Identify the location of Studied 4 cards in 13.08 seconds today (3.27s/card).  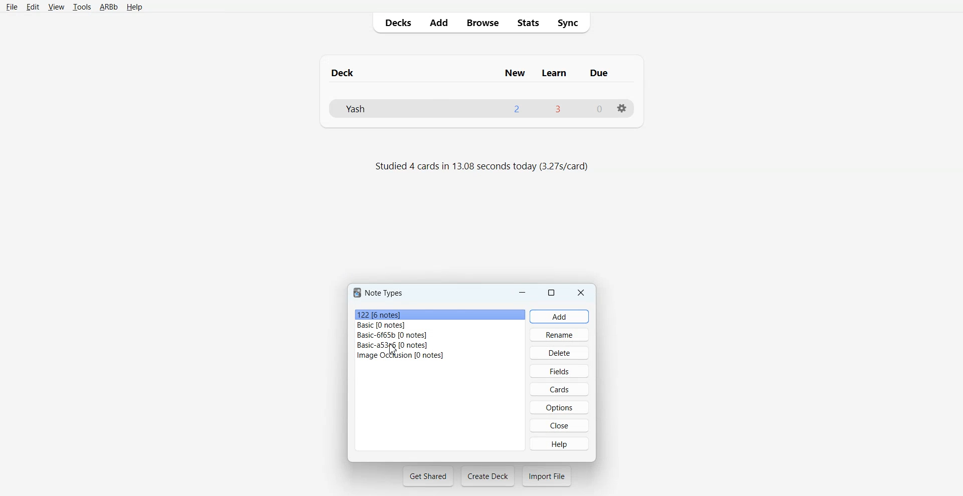
(484, 167).